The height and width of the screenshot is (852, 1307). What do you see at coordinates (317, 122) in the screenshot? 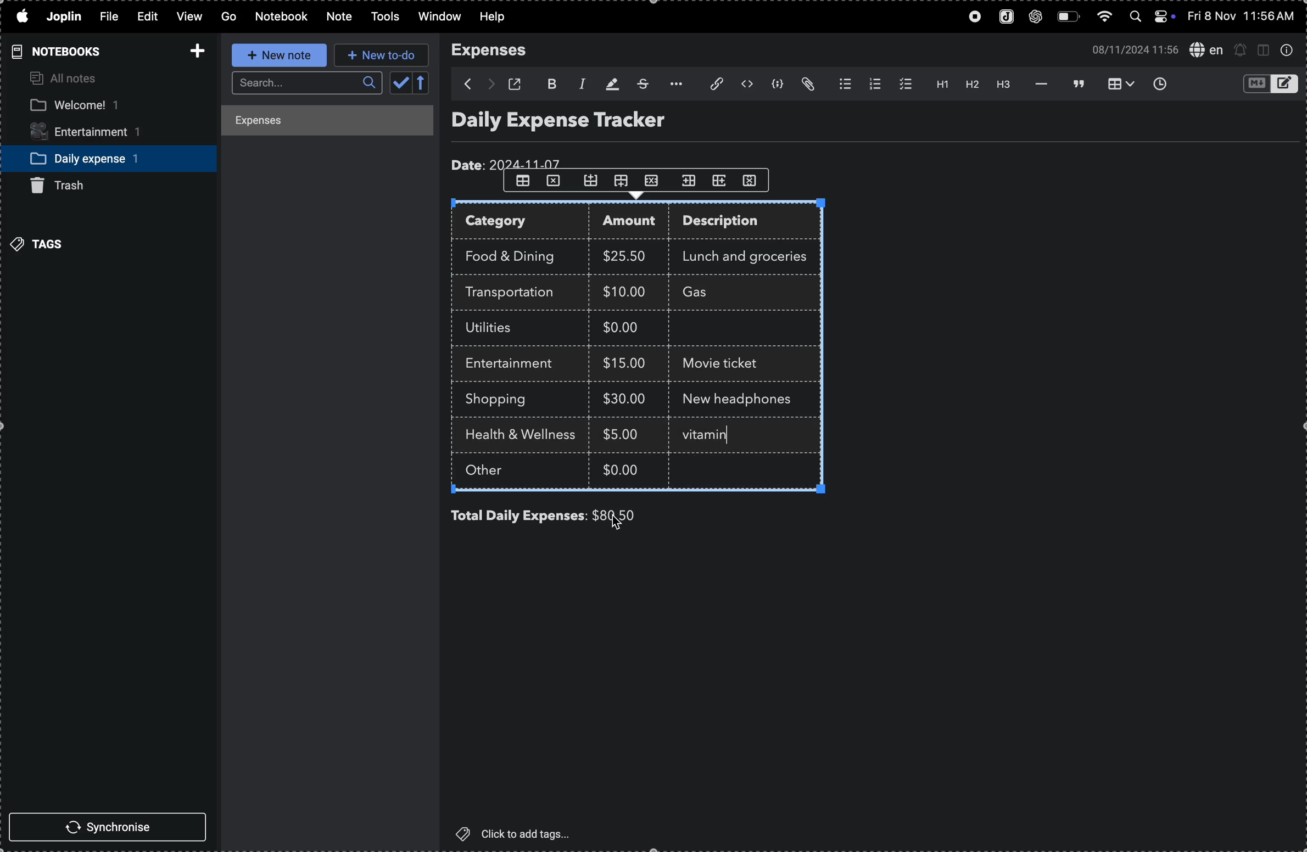
I see `expenses` at bounding box center [317, 122].